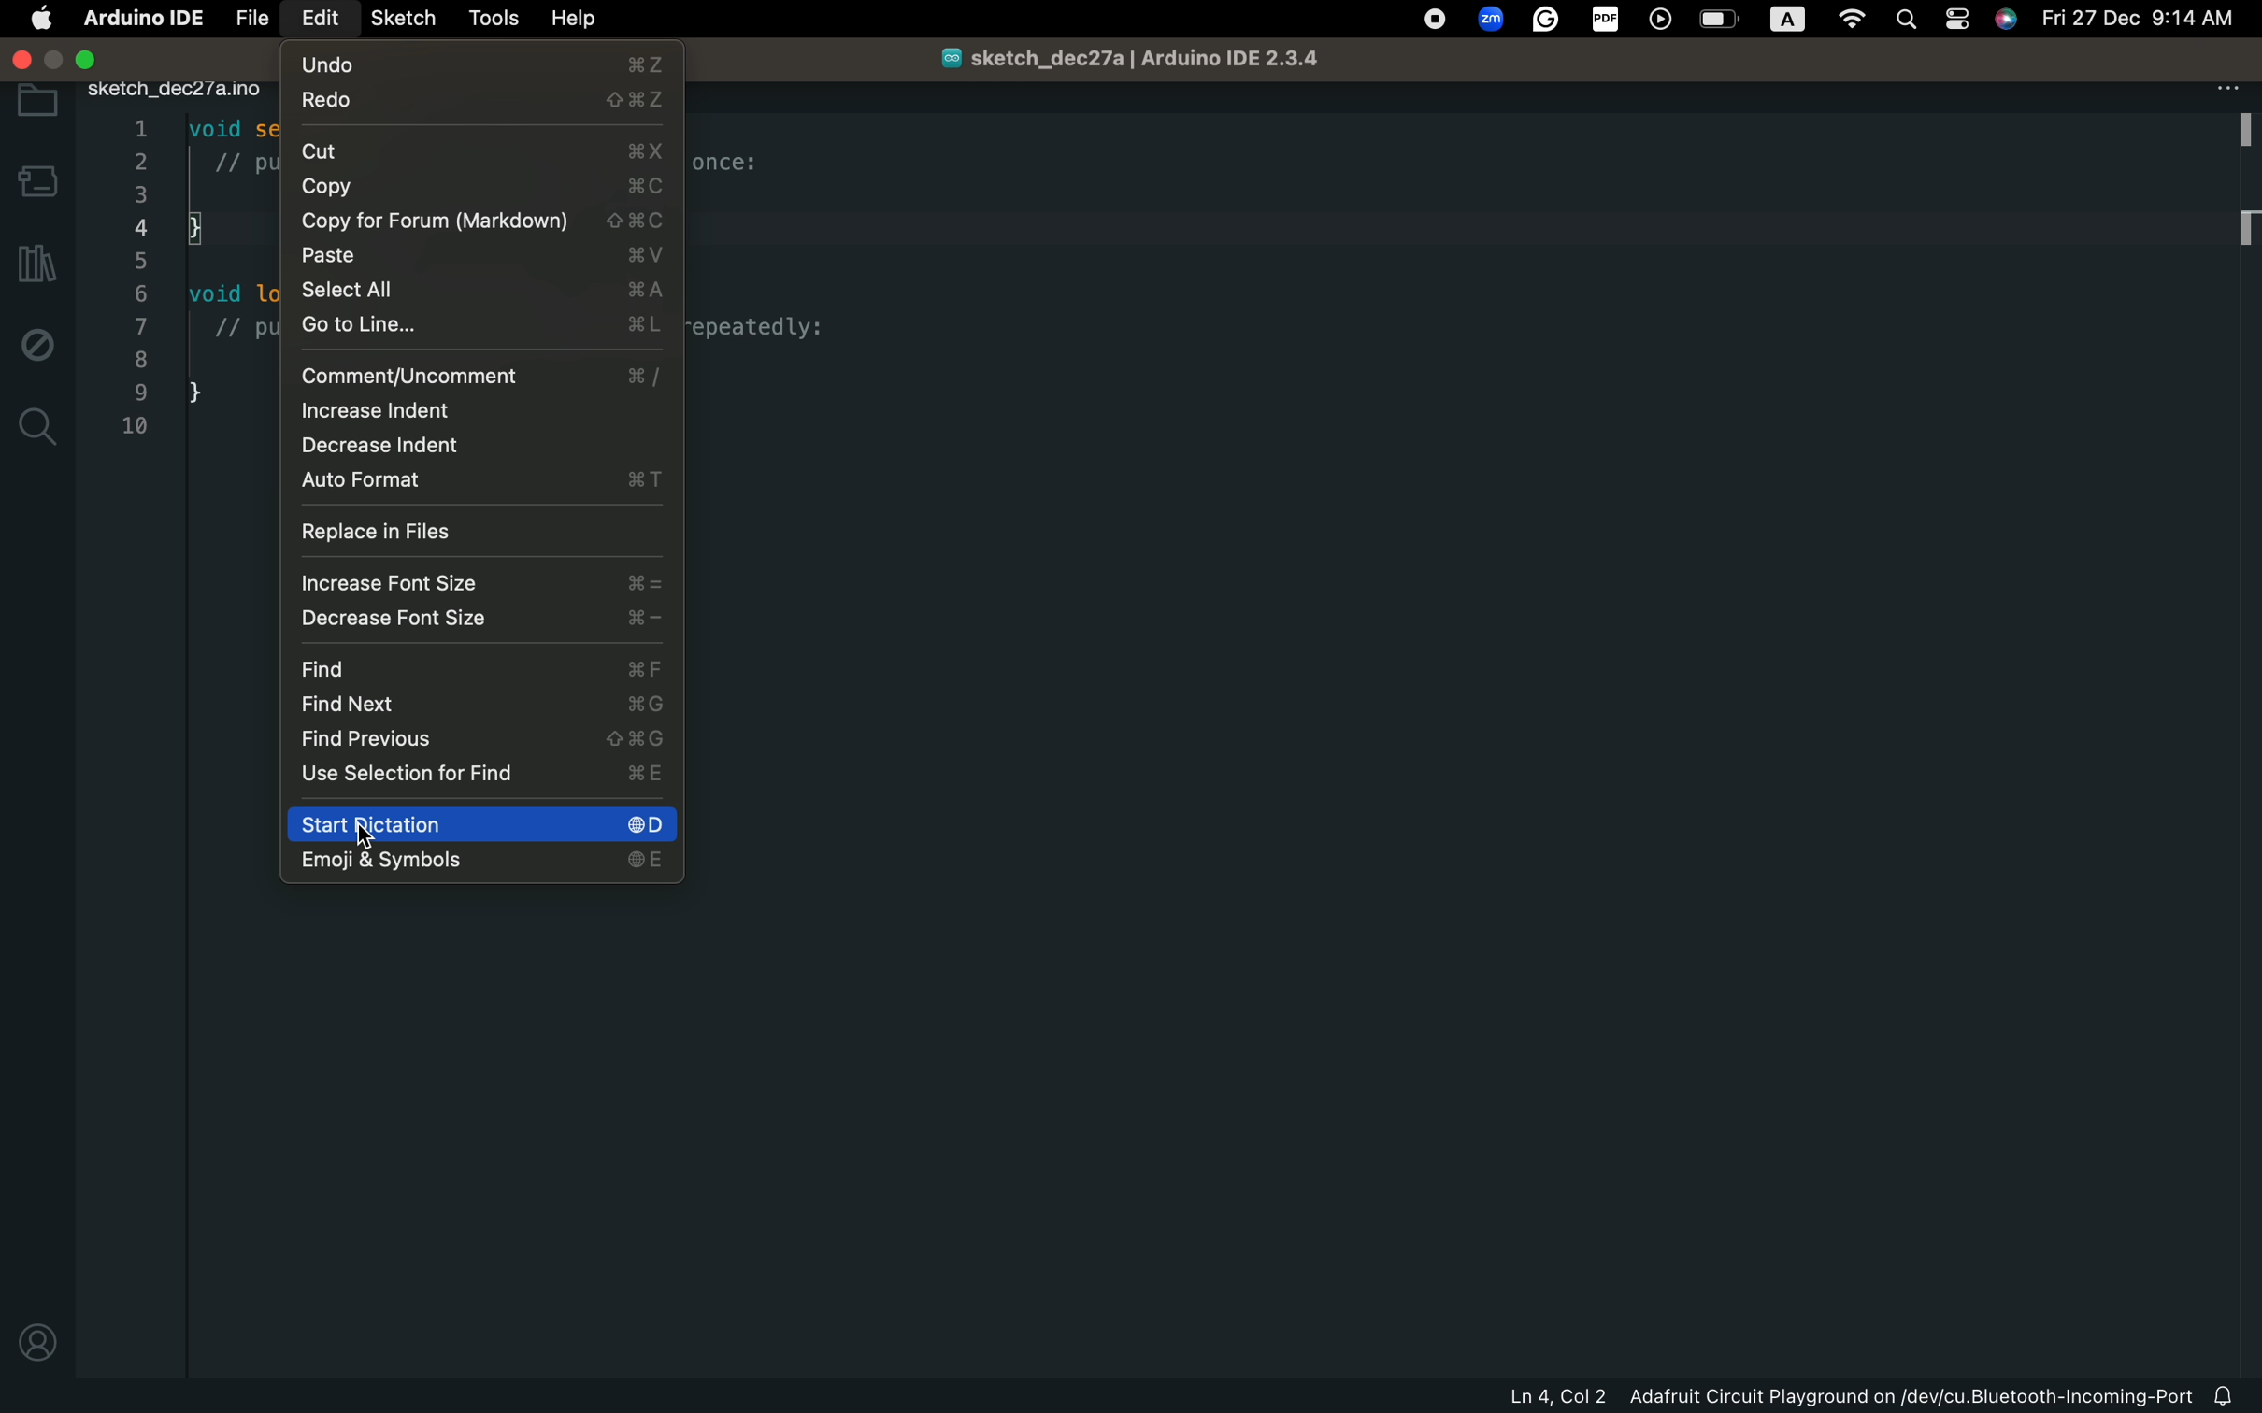 The height and width of the screenshot is (1413, 2262). I want to click on folder, so click(33, 101).